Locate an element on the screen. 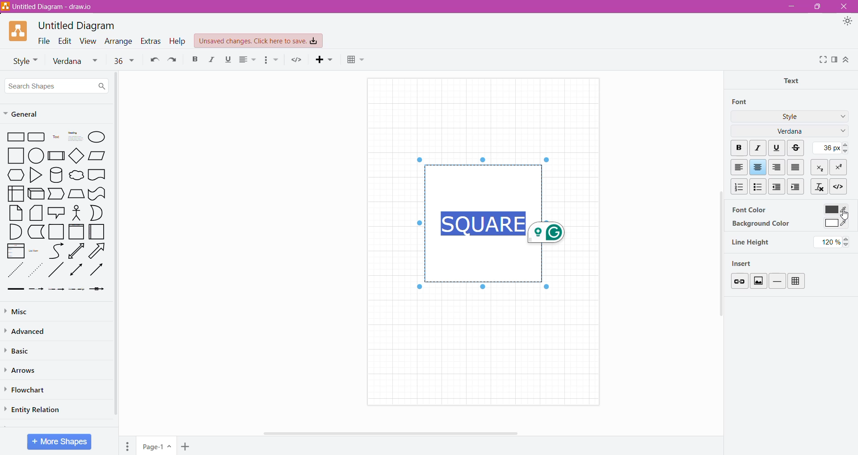  Bulleted list is located at coordinates (271, 60).